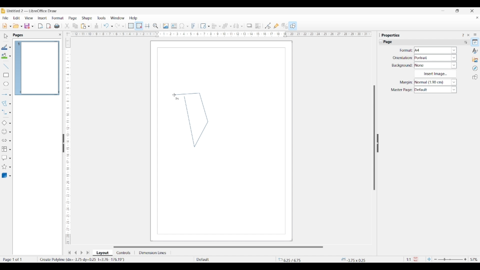  I want to click on Undo last action done, so click(106, 25).